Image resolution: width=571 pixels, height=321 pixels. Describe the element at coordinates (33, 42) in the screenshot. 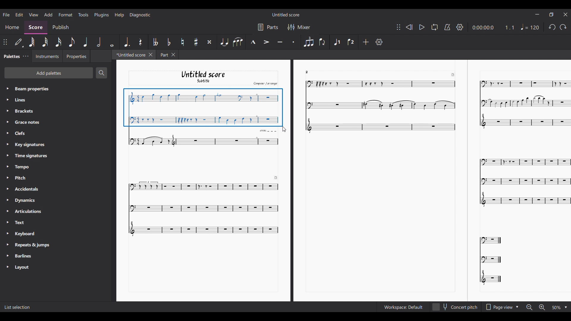

I see `64th note` at that location.